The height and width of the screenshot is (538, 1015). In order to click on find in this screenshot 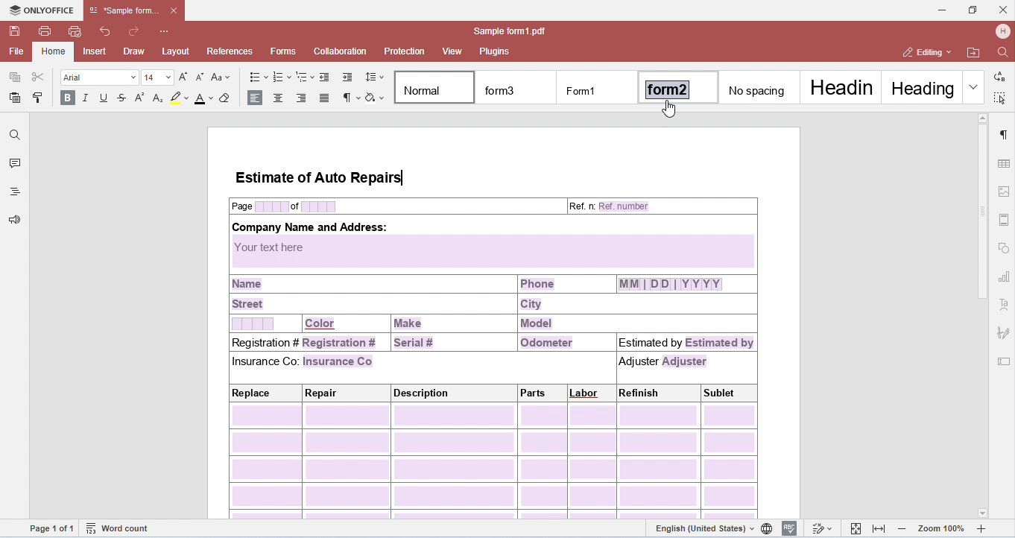, I will do `click(1000, 51)`.